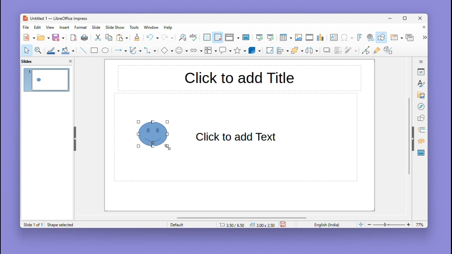  Describe the element at coordinates (350, 52) in the screenshot. I see `Filter` at that location.